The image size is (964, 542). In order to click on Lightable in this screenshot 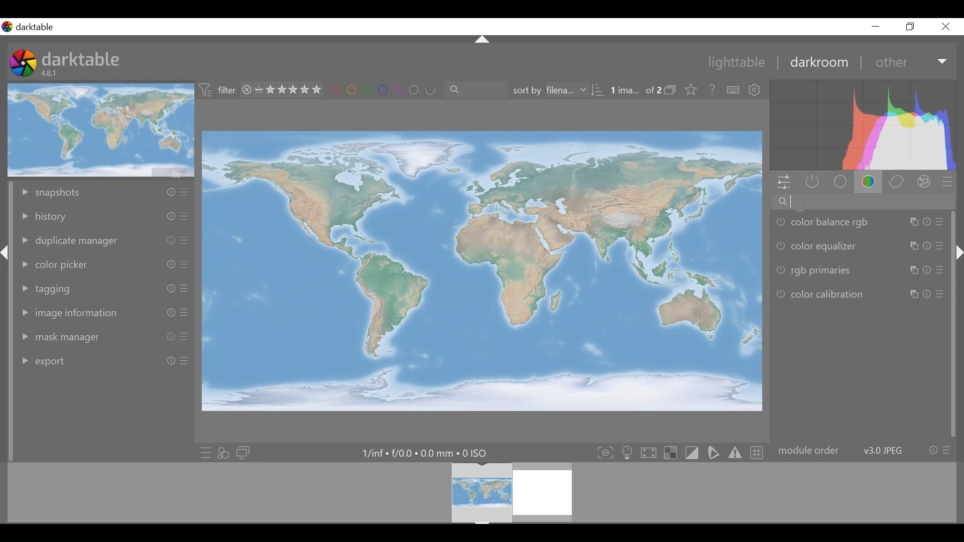, I will do `click(732, 62)`.